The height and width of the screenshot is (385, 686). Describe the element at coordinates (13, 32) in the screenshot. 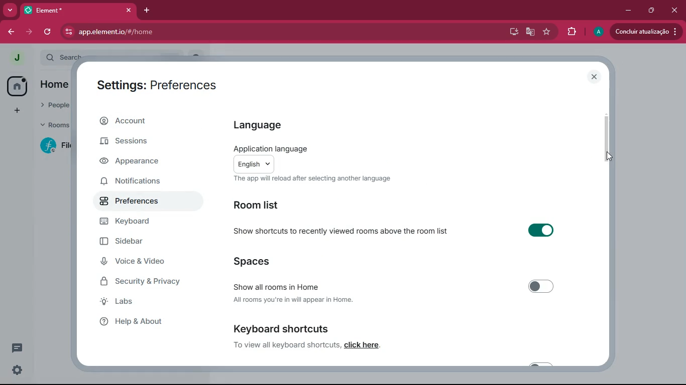

I see `back` at that location.